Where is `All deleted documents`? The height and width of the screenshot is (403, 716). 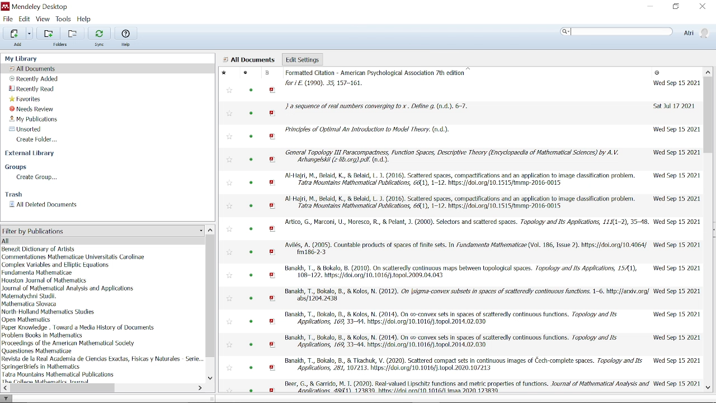 All deleted documents is located at coordinates (44, 205).